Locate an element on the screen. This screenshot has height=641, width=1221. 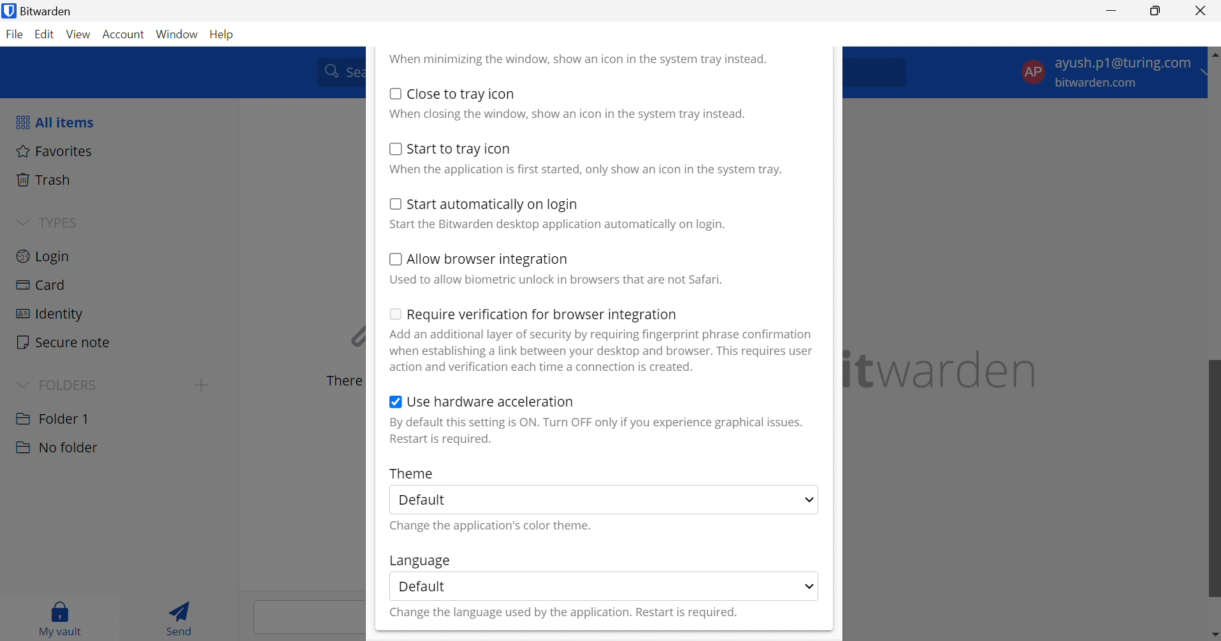
Require verification for browser intgretion is located at coordinates (543, 316).